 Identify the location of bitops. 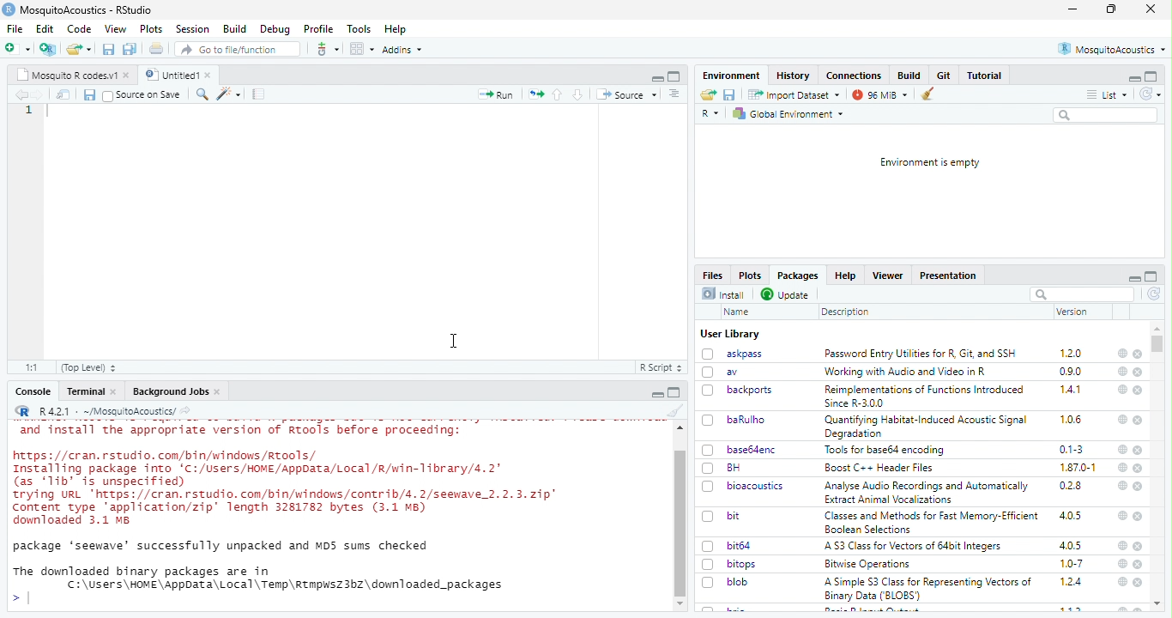
(743, 564).